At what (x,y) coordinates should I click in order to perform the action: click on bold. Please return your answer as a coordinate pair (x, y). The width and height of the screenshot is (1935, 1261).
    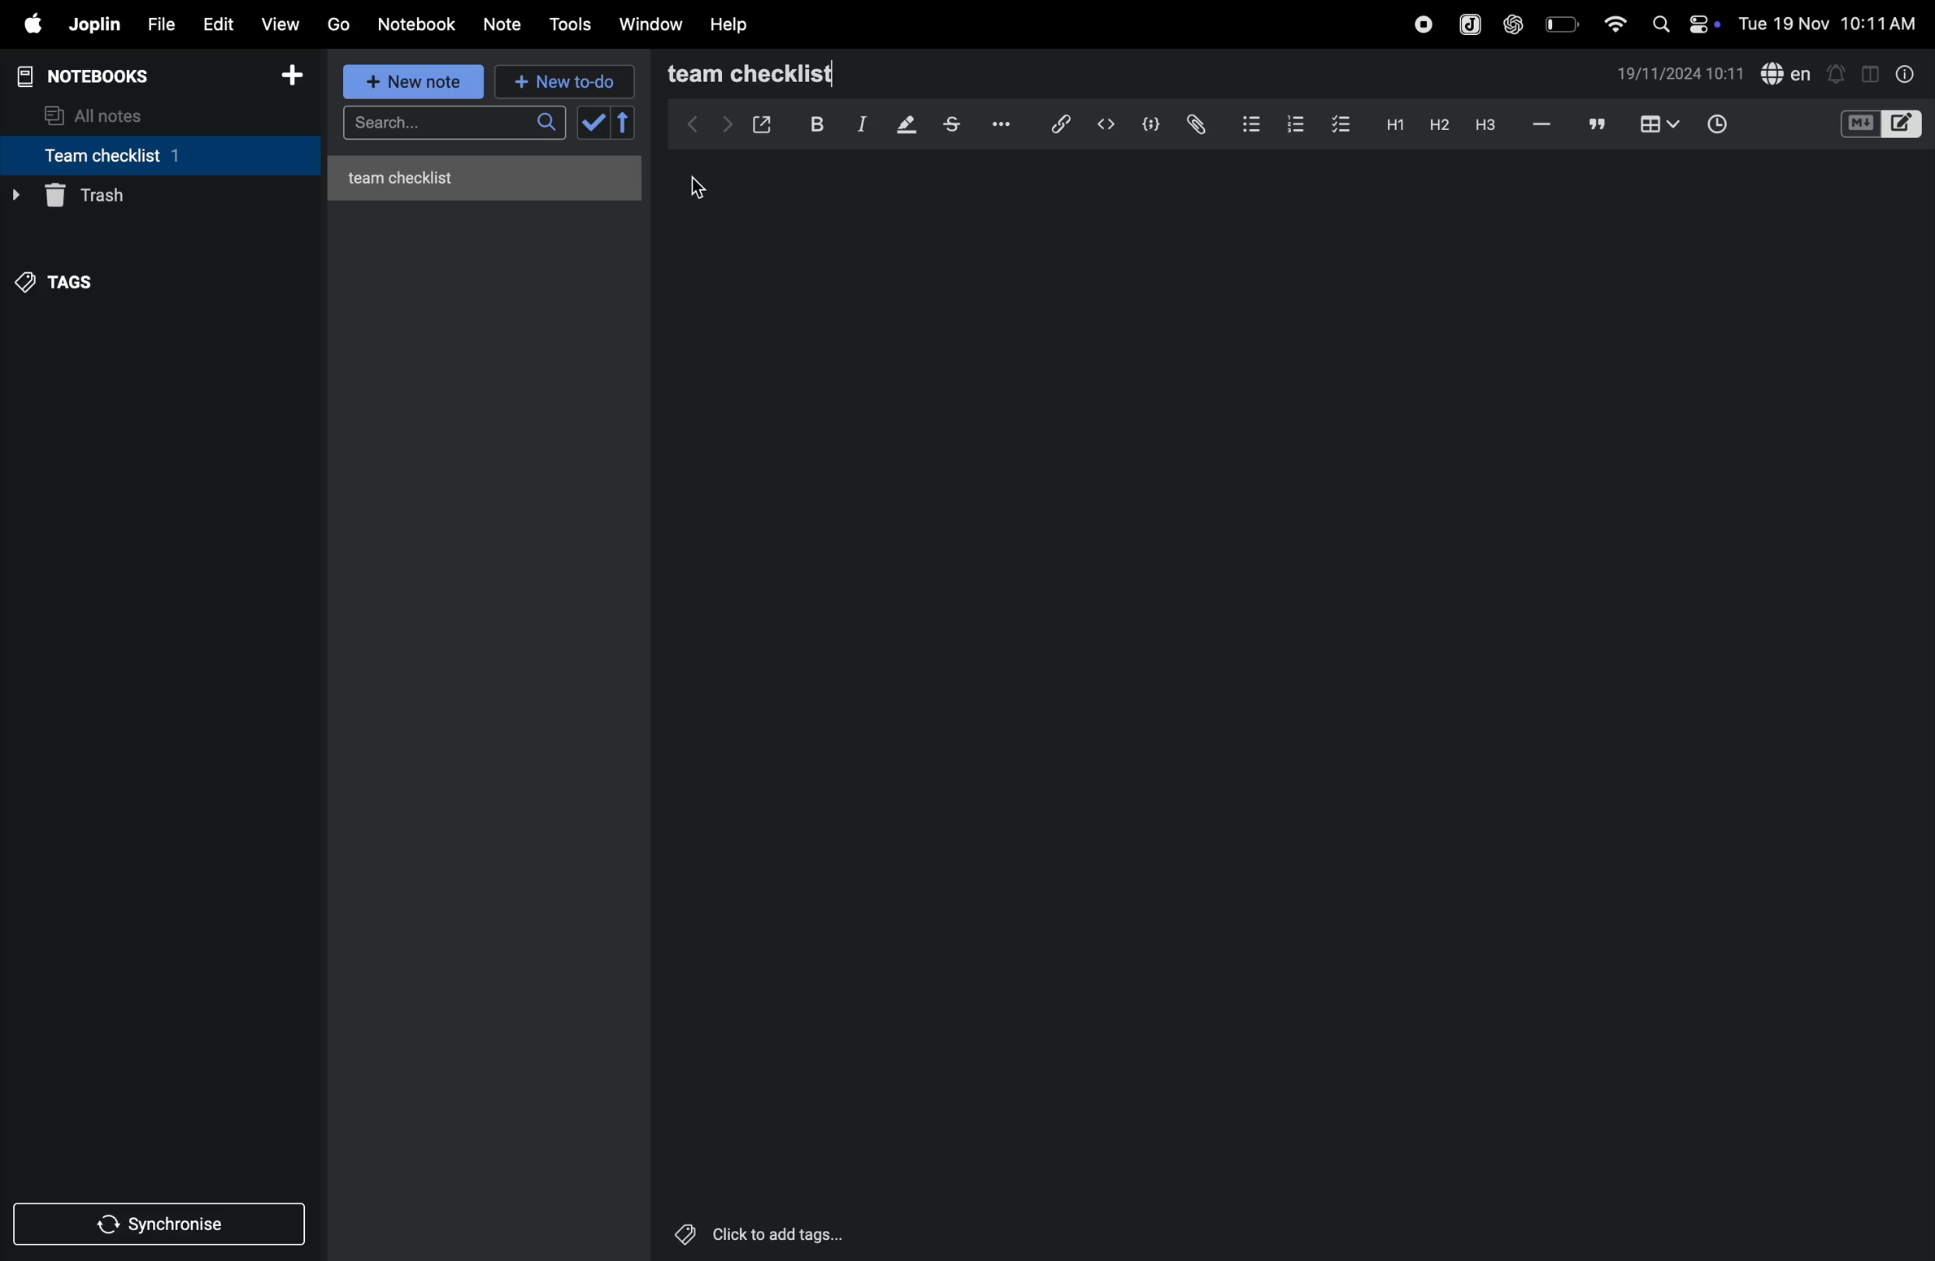
    Looking at the image, I should click on (815, 123).